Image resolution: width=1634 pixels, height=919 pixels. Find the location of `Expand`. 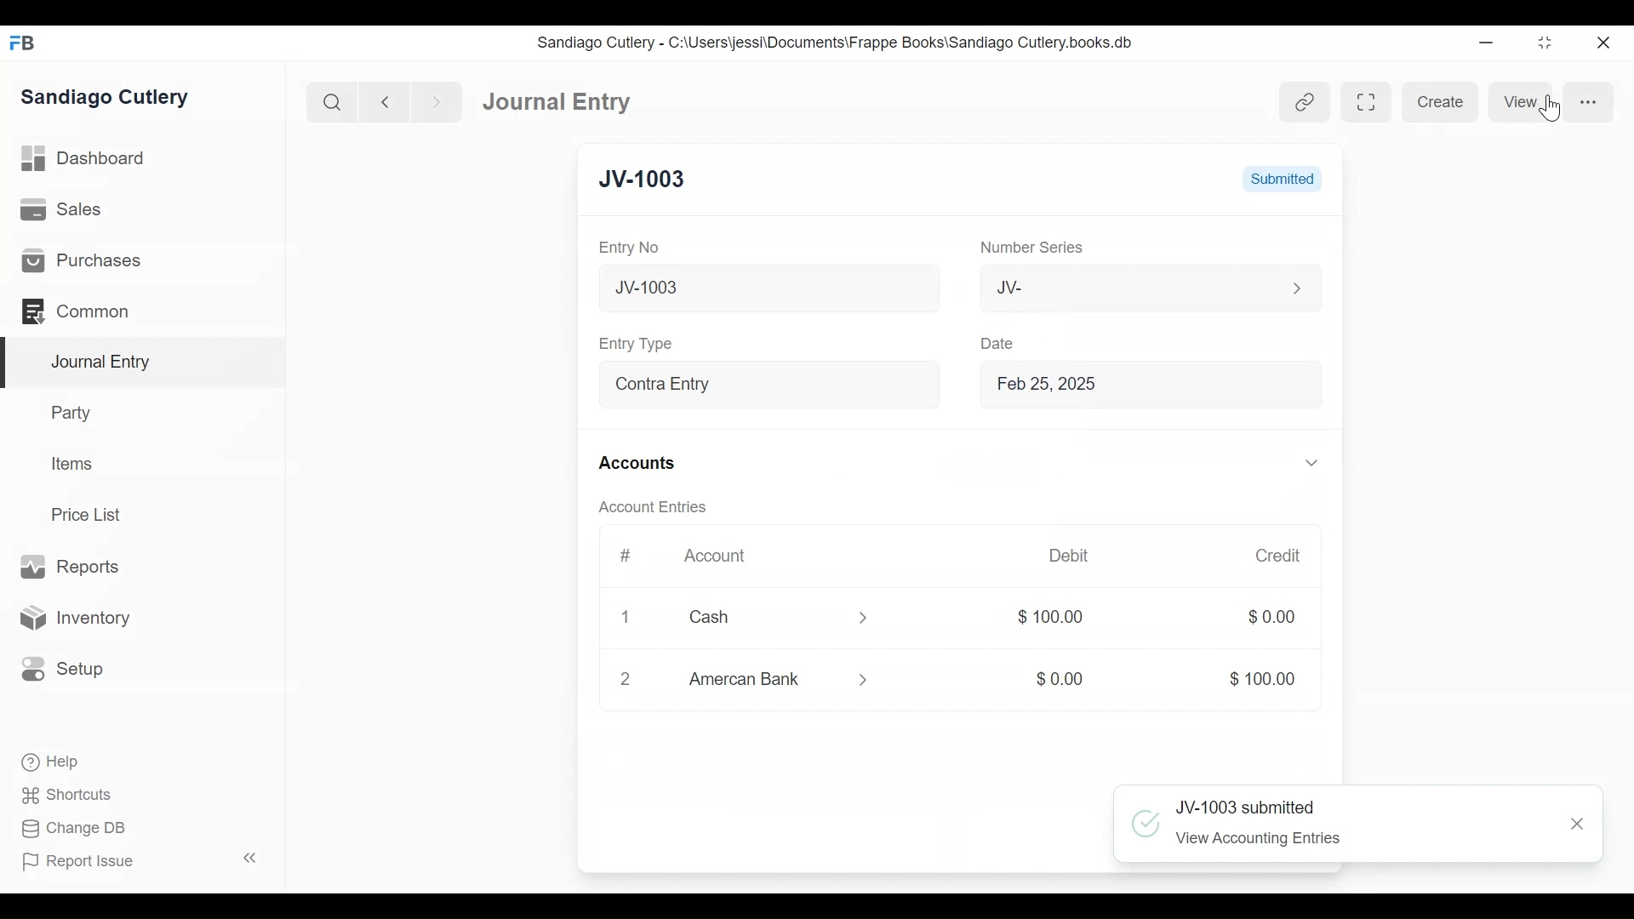

Expand is located at coordinates (1310, 463).